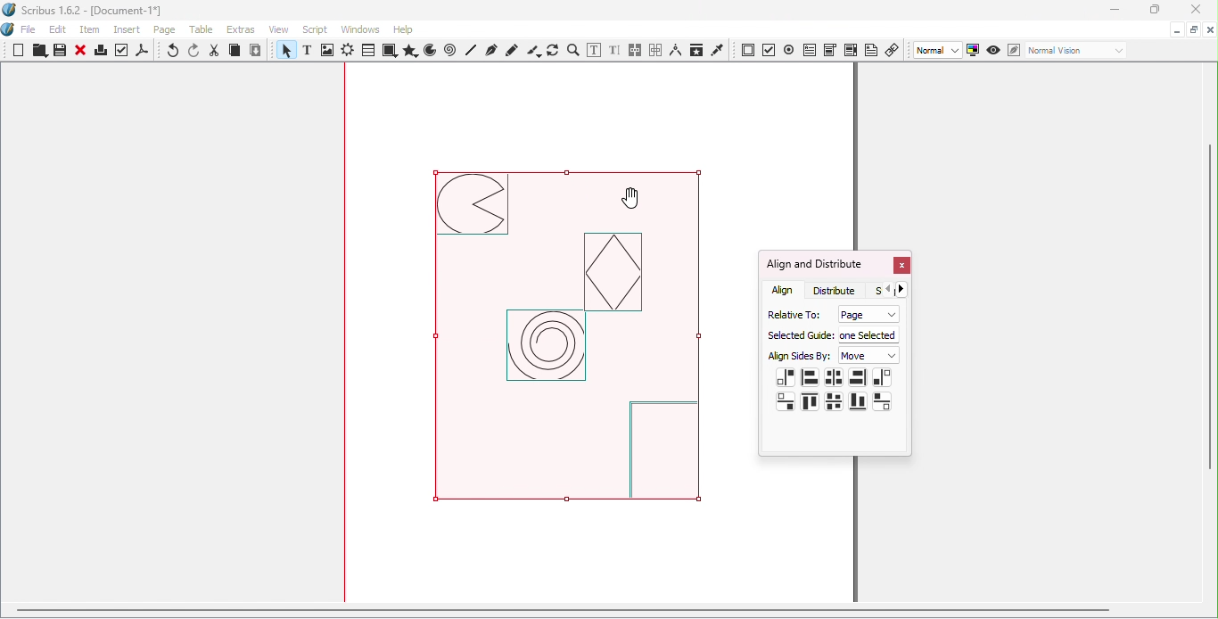  What do you see at coordinates (91, 30) in the screenshot?
I see `Item` at bounding box center [91, 30].